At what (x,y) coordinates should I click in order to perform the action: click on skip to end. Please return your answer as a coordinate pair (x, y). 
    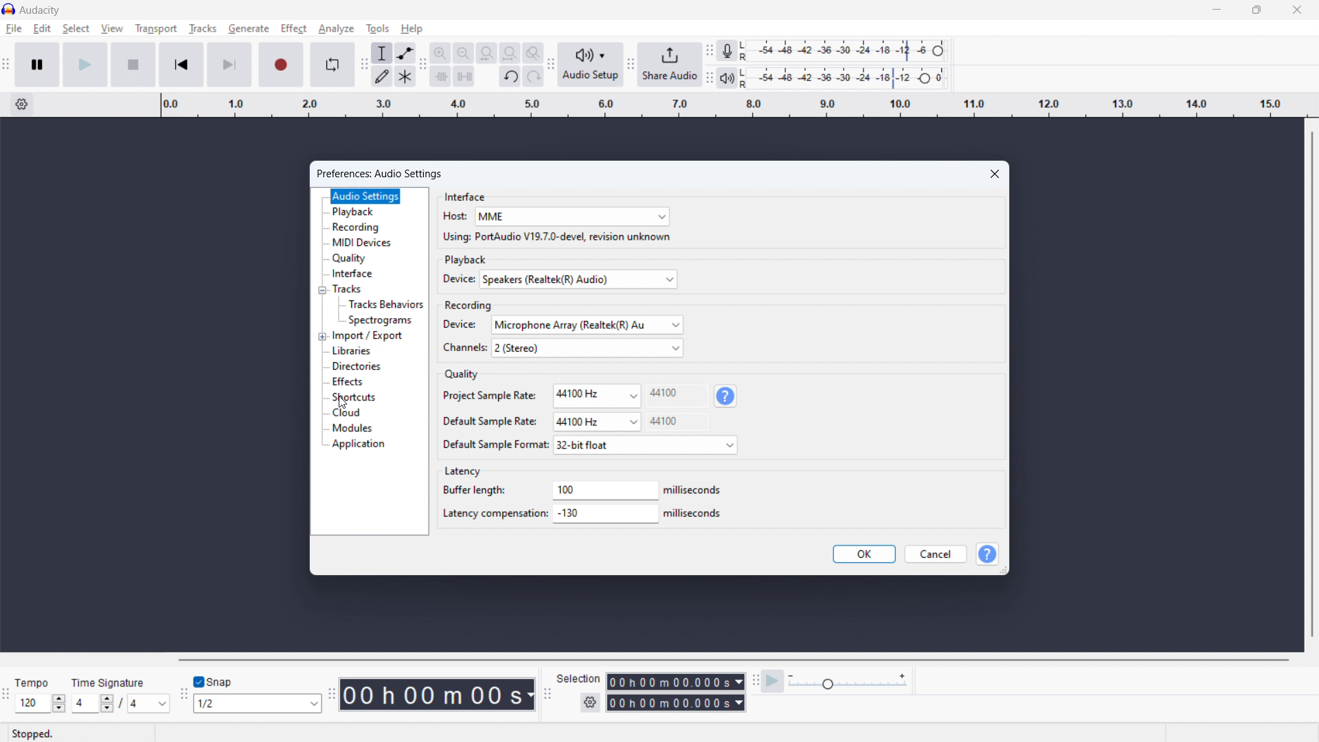
    Looking at the image, I should click on (229, 64).